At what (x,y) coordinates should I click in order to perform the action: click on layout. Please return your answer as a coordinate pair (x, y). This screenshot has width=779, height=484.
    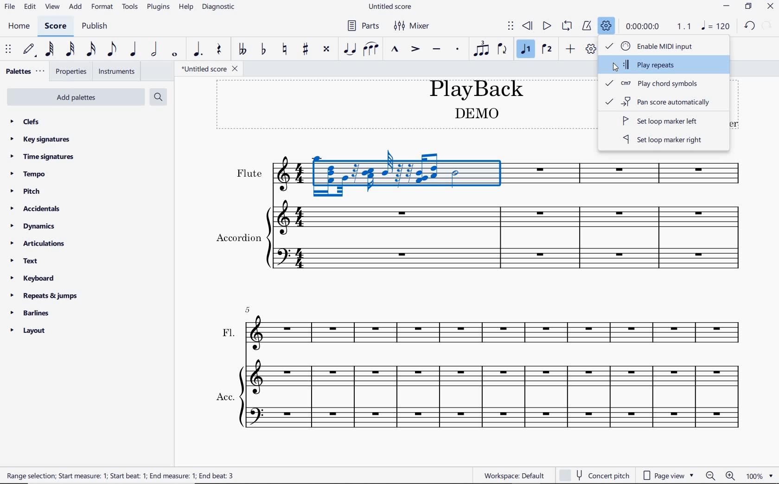
    Looking at the image, I should click on (29, 330).